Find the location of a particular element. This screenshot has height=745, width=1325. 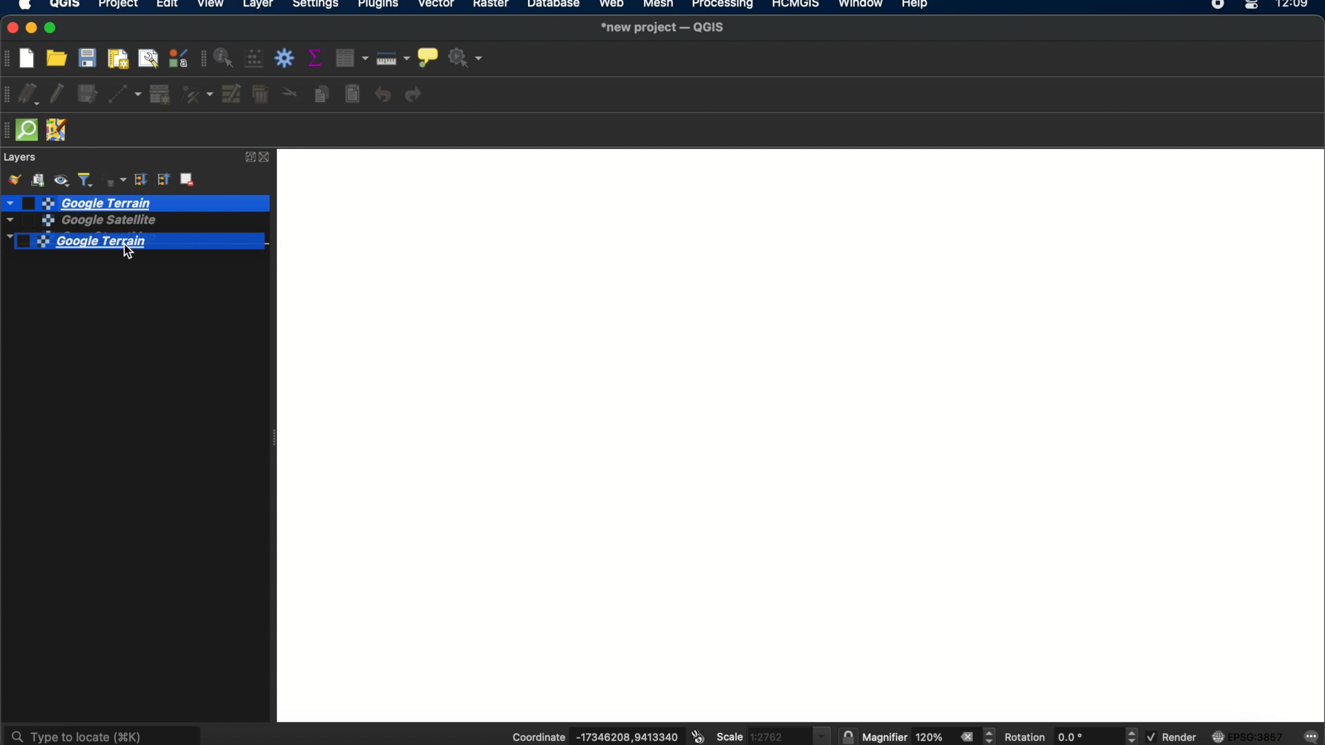

style manager is located at coordinates (177, 59).